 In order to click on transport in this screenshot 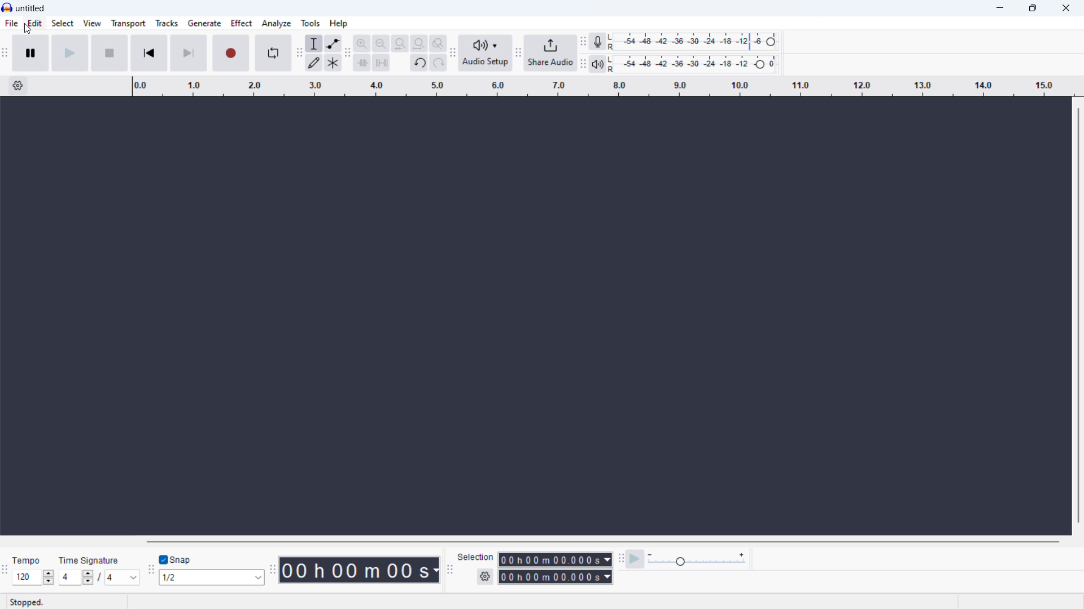, I will do `click(129, 24)`.